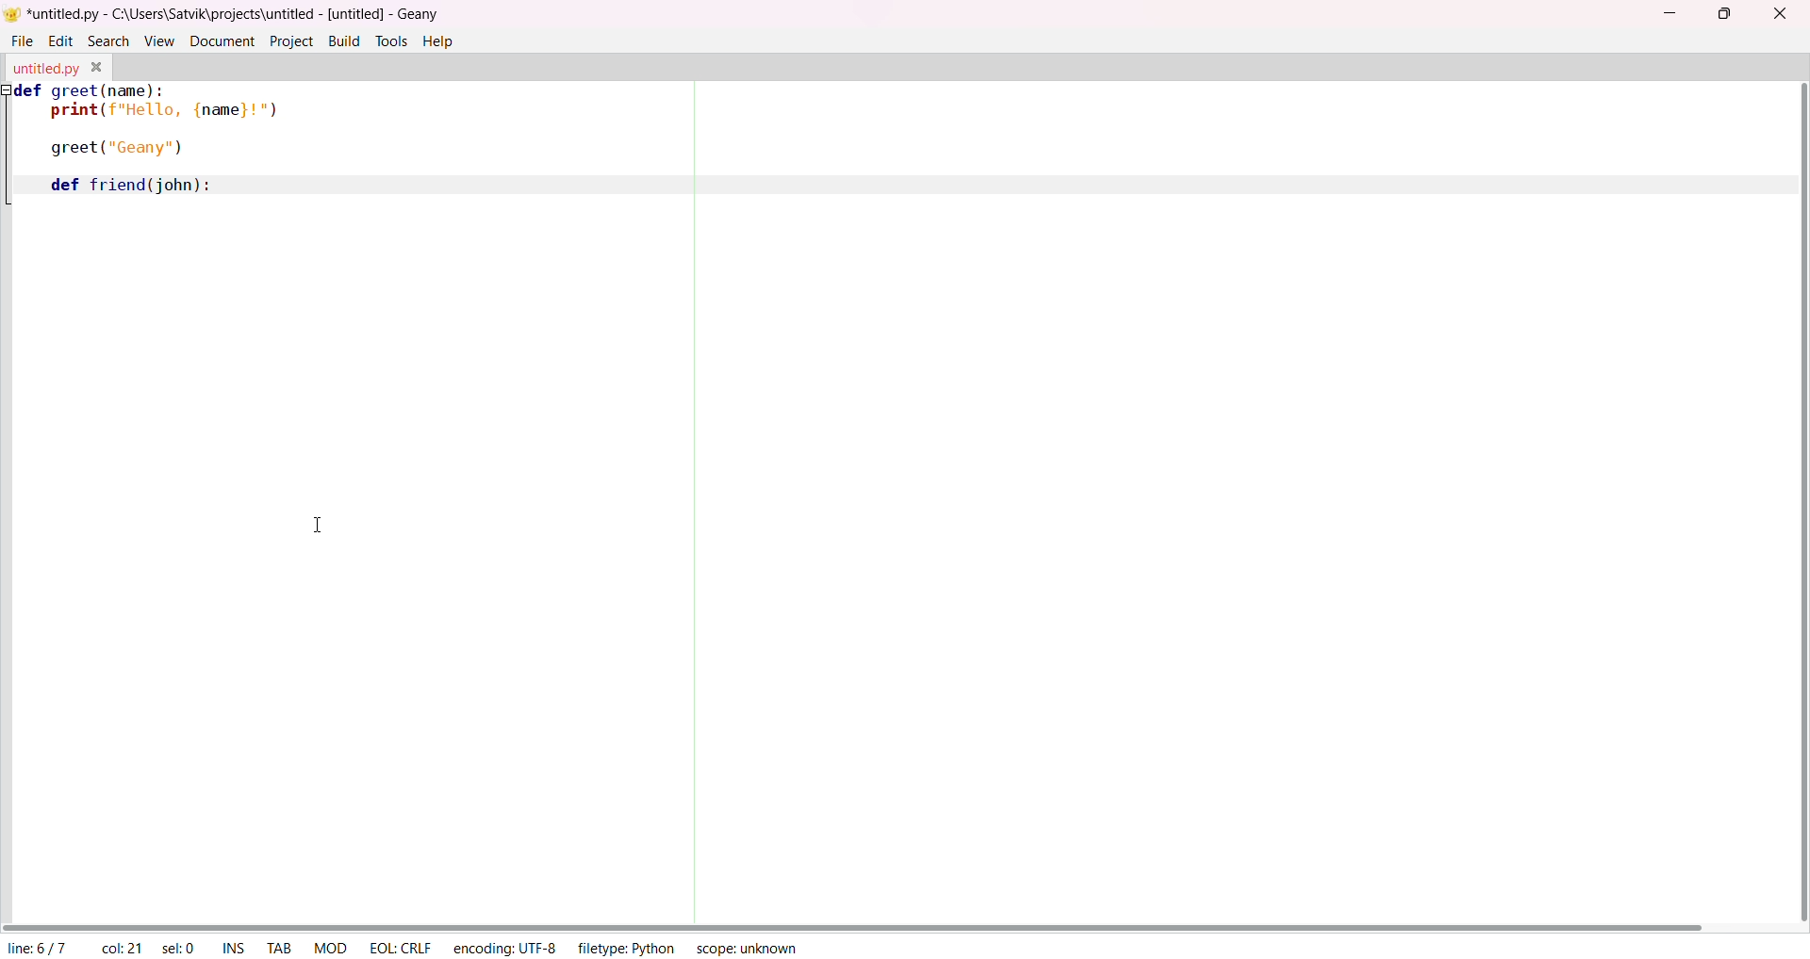 The image size is (1810, 959). I want to click on filetype: Python, so click(624, 947).